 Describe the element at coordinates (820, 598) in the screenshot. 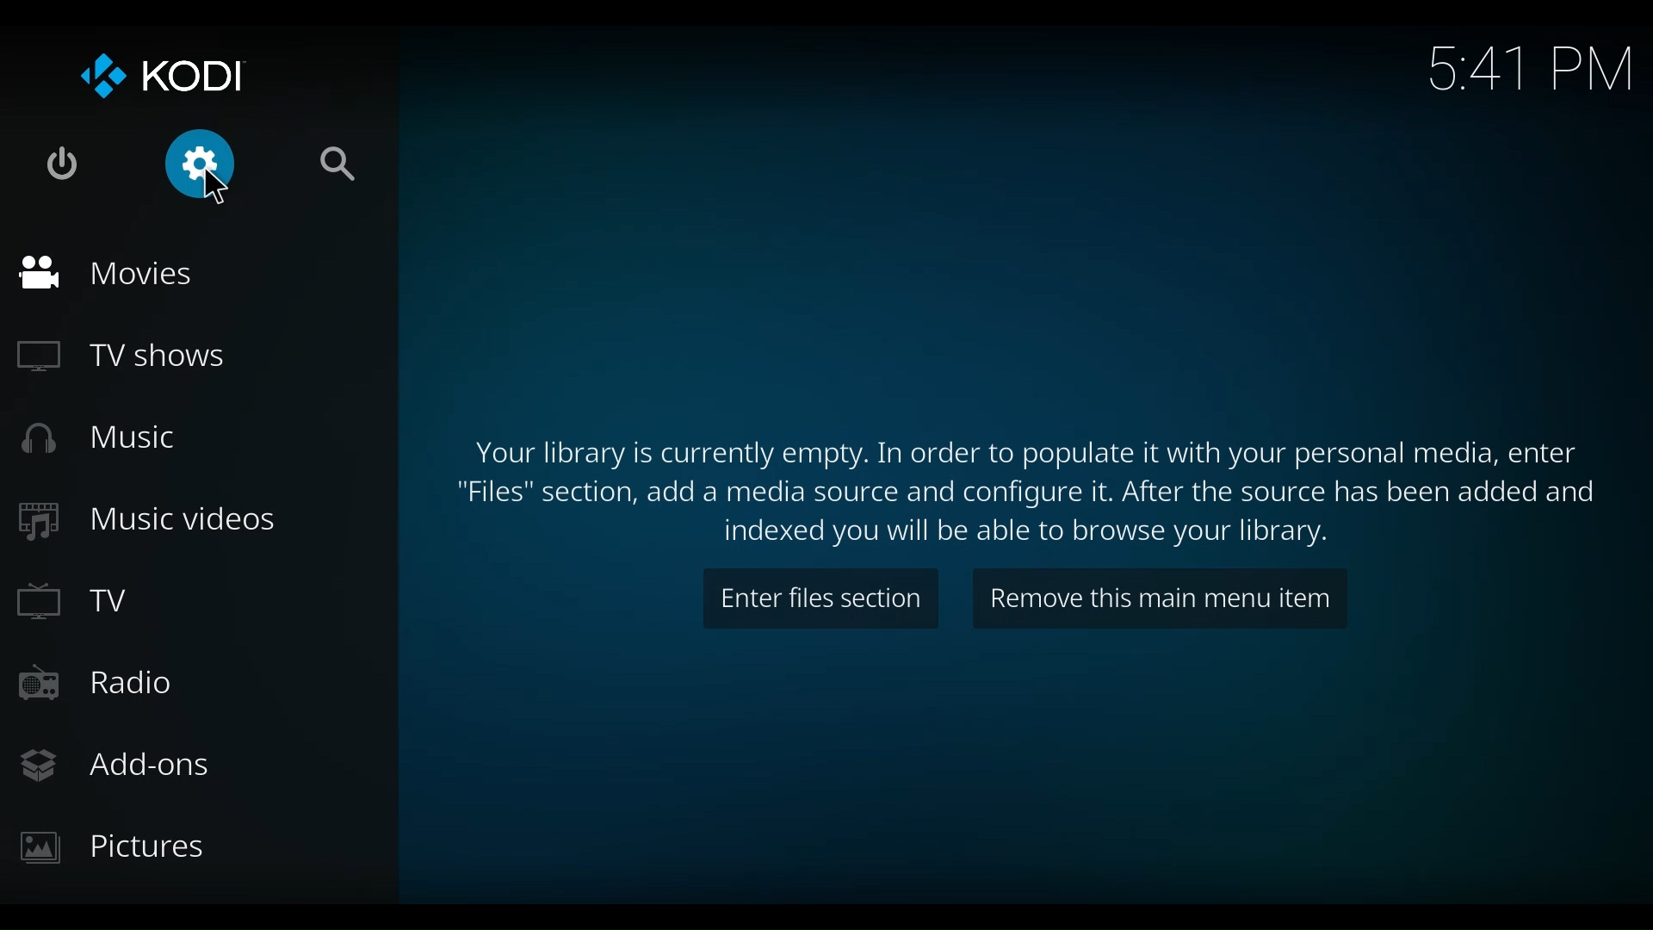

I see `Enter files section` at that location.